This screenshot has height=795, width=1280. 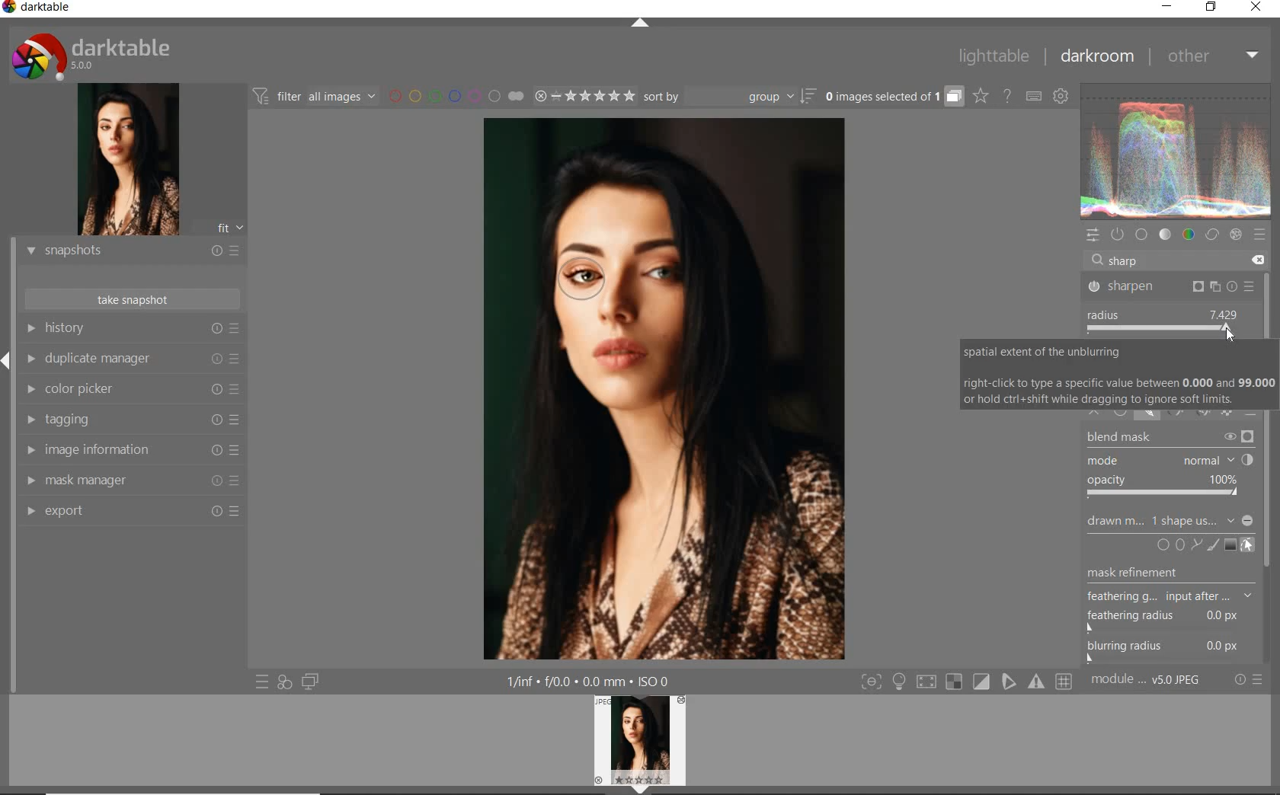 What do you see at coordinates (1146, 678) in the screenshot?
I see `module..v50JPEG` at bounding box center [1146, 678].